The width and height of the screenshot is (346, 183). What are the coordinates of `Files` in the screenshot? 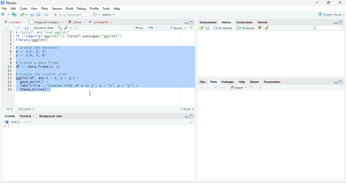 It's located at (202, 82).